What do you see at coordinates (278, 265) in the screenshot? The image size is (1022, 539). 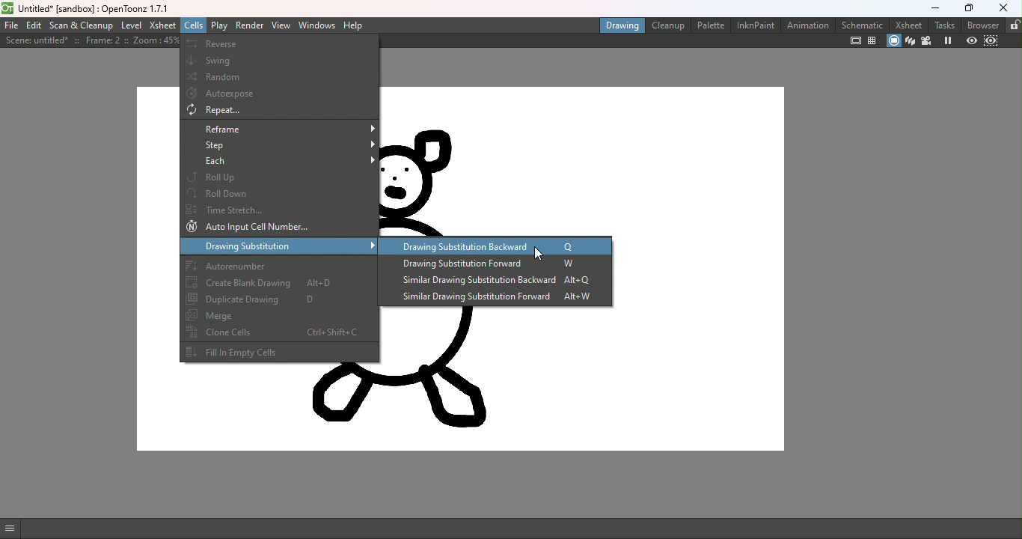 I see `Auto renumber` at bounding box center [278, 265].